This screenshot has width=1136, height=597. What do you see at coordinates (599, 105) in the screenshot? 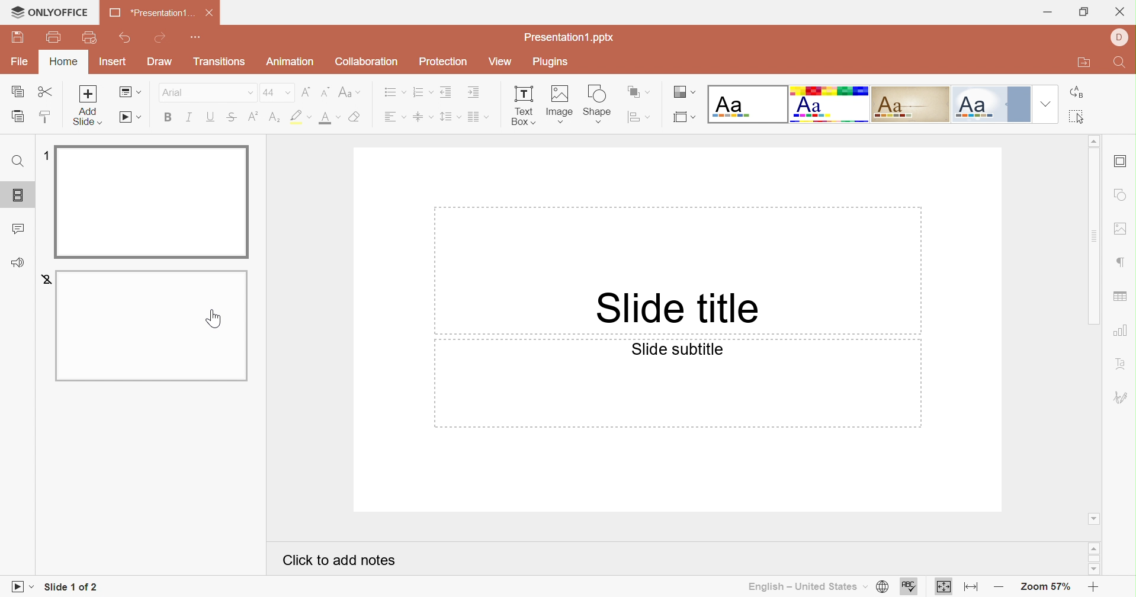
I see `Shape` at bounding box center [599, 105].